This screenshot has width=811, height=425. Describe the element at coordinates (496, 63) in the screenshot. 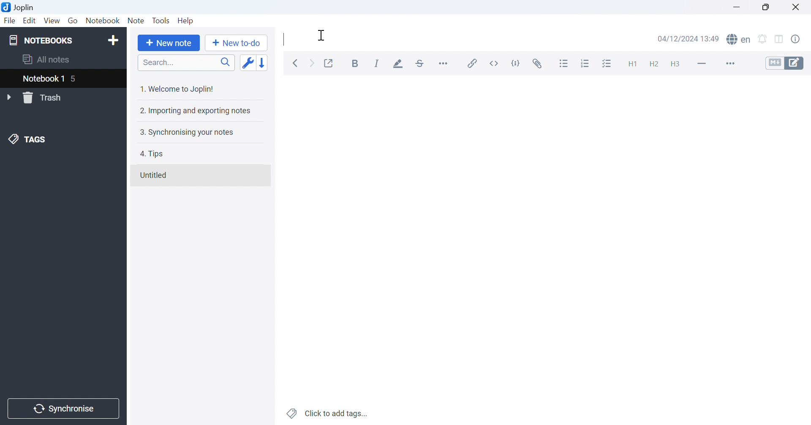

I see `Inline code` at that location.